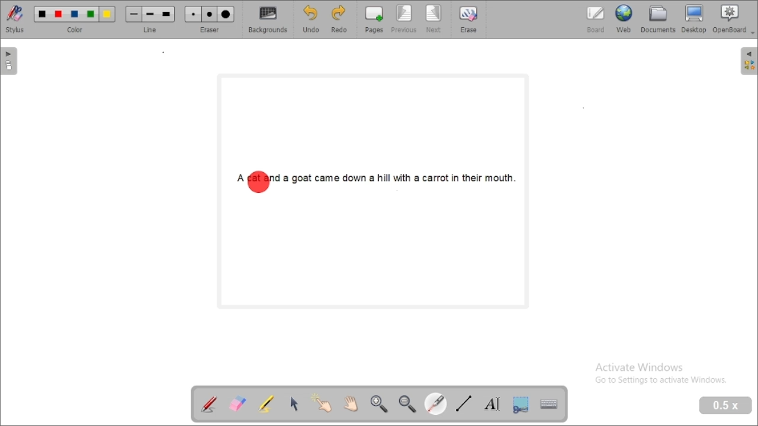 Image resolution: width=758 pixels, height=426 pixels. What do you see at coordinates (407, 405) in the screenshot?
I see `zoom out` at bounding box center [407, 405].